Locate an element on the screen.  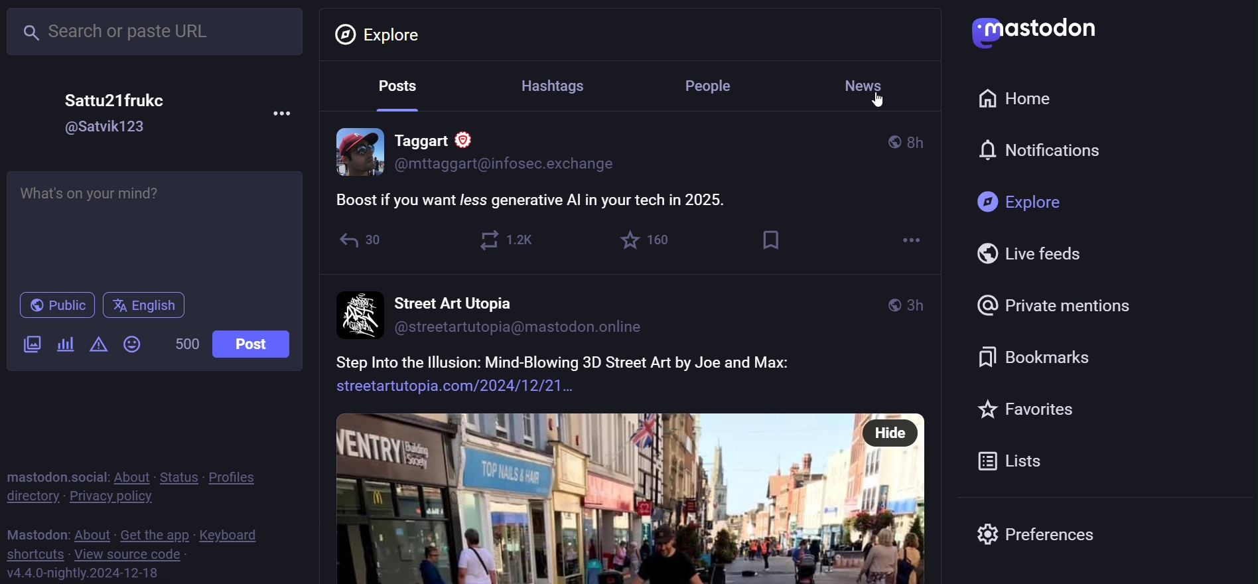
search or paste URL is located at coordinates (156, 32).